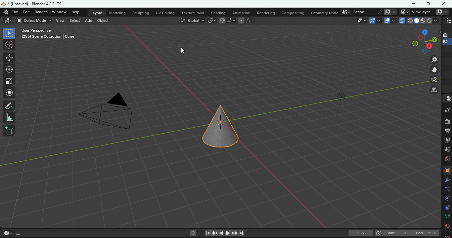  Describe the element at coordinates (8, 20) in the screenshot. I see `Editor type` at that location.